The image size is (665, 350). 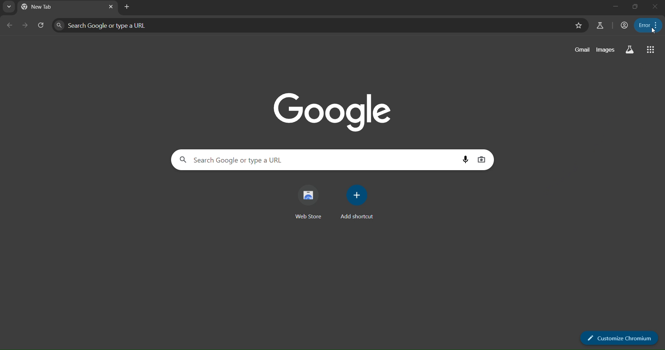 I want to click on cursor, so click(x=652, y=32).